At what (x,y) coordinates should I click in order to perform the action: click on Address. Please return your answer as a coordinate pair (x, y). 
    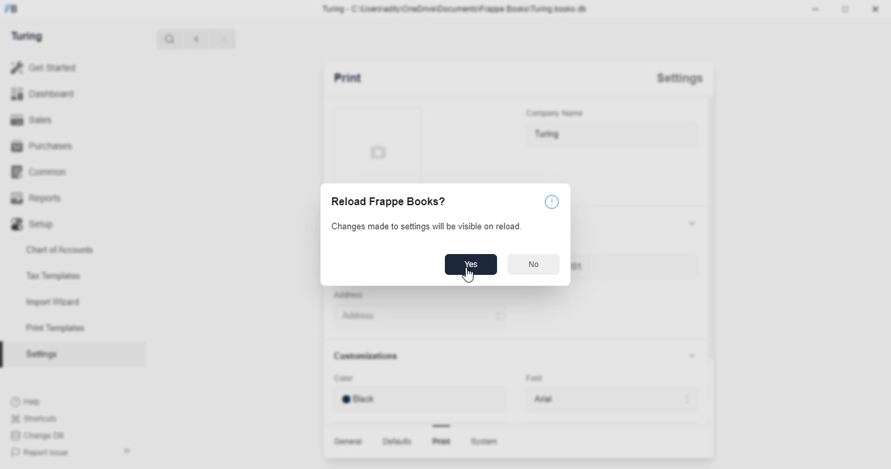
    Looking at the image, I should click on (416, 317).